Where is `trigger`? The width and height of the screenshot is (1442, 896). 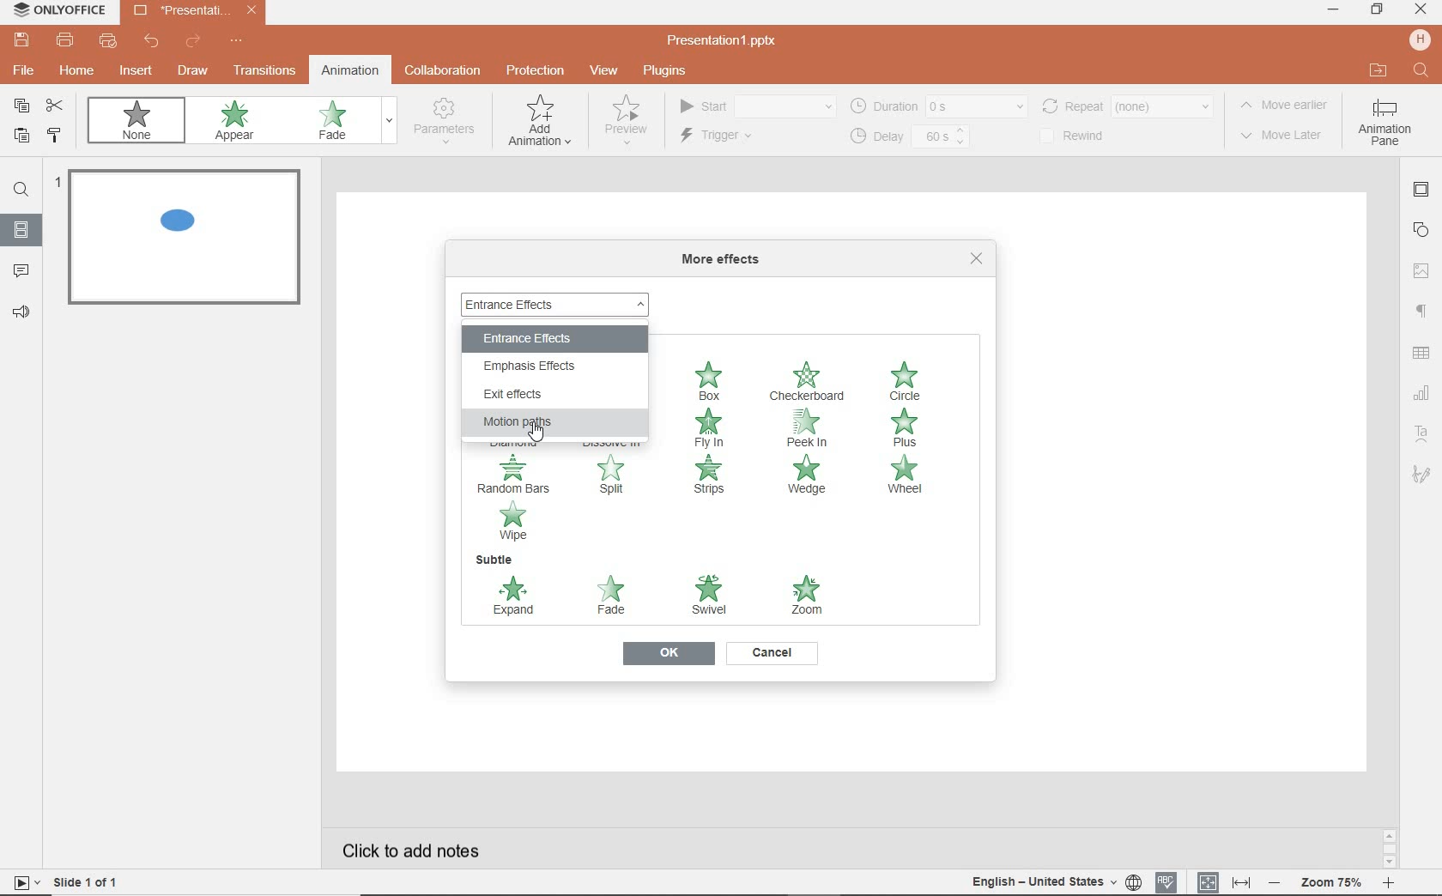
trigger is located at coordinates (739, 137).